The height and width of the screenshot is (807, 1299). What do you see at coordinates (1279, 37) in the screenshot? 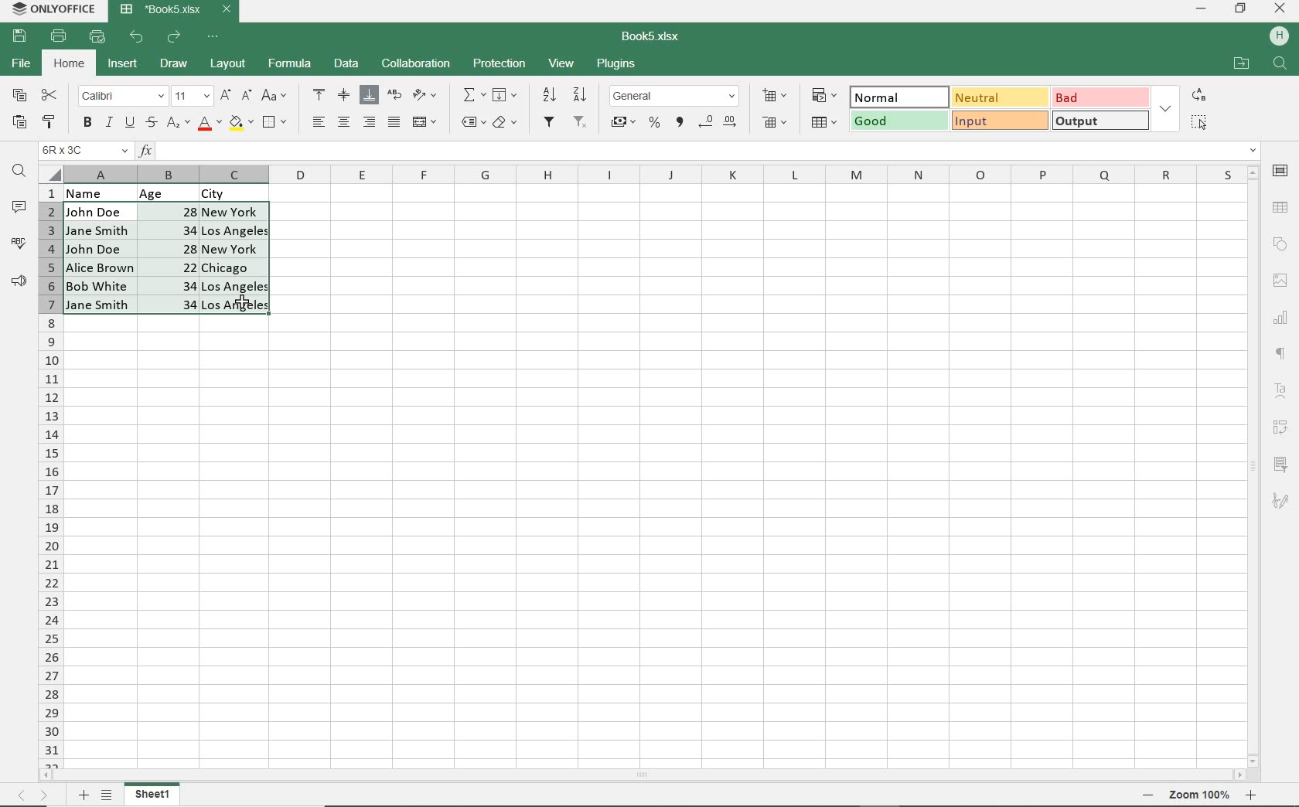
I see `HP` at bounding box center [1279, 37].